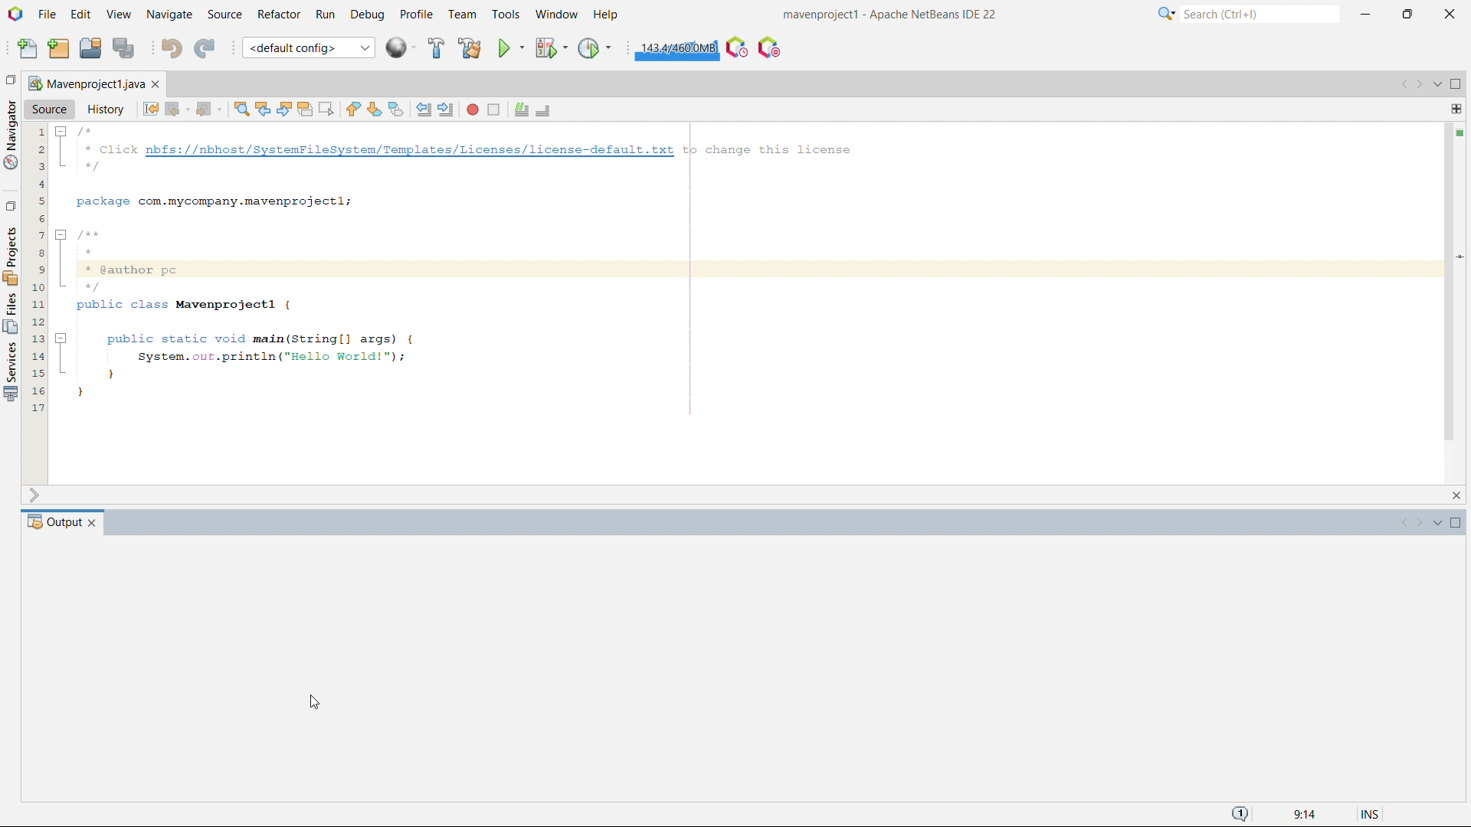  Describe the element at coordinates (308, 47) in the screenshot. I see `set project configuration` at that location.